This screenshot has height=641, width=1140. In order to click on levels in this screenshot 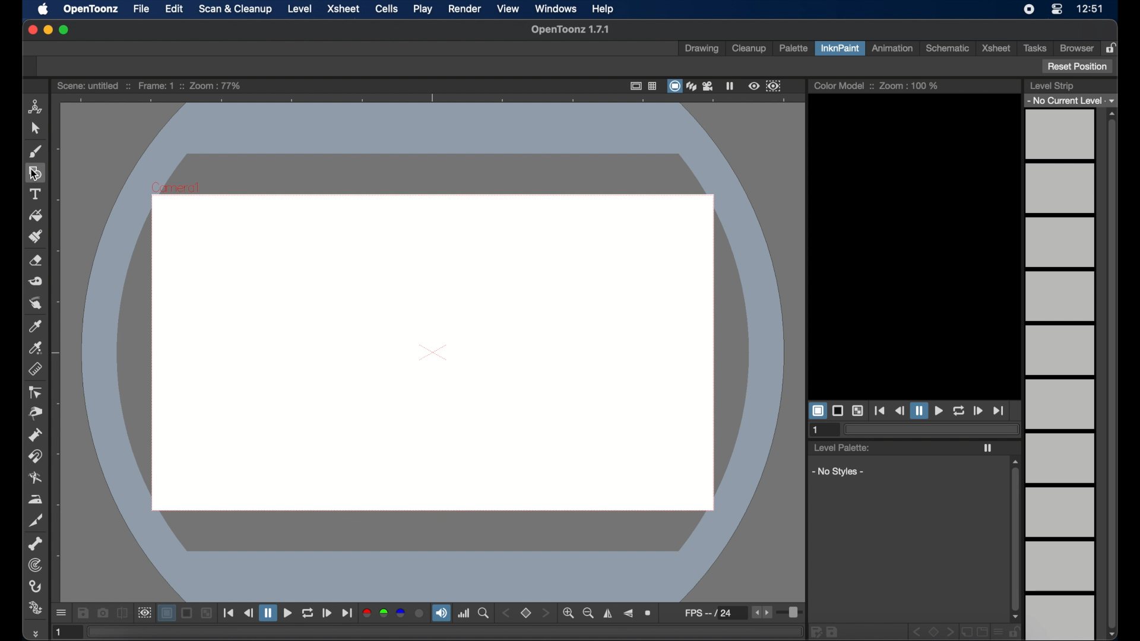, I will do `click(1062, 375)`.